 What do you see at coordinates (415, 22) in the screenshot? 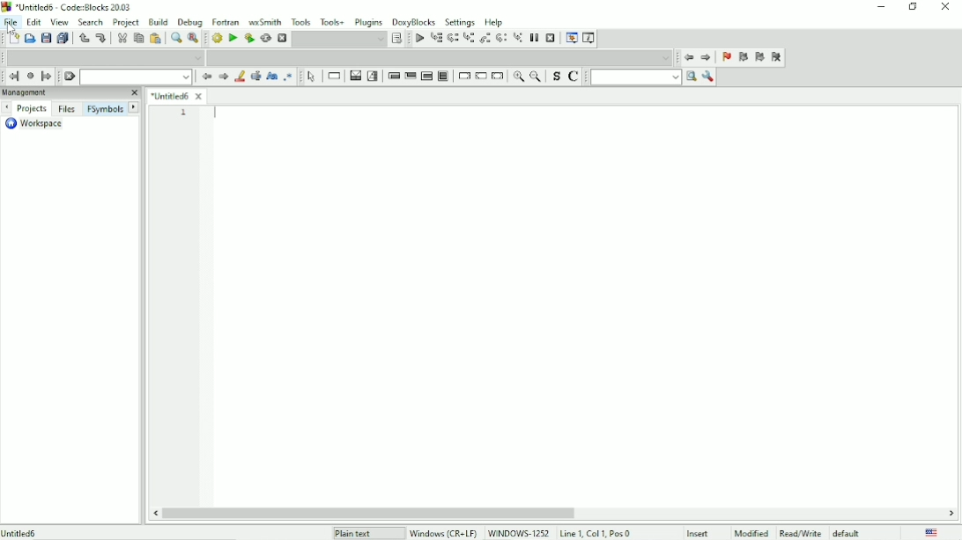
I see `DoxyBlocks` at bounding box center [415, 22].